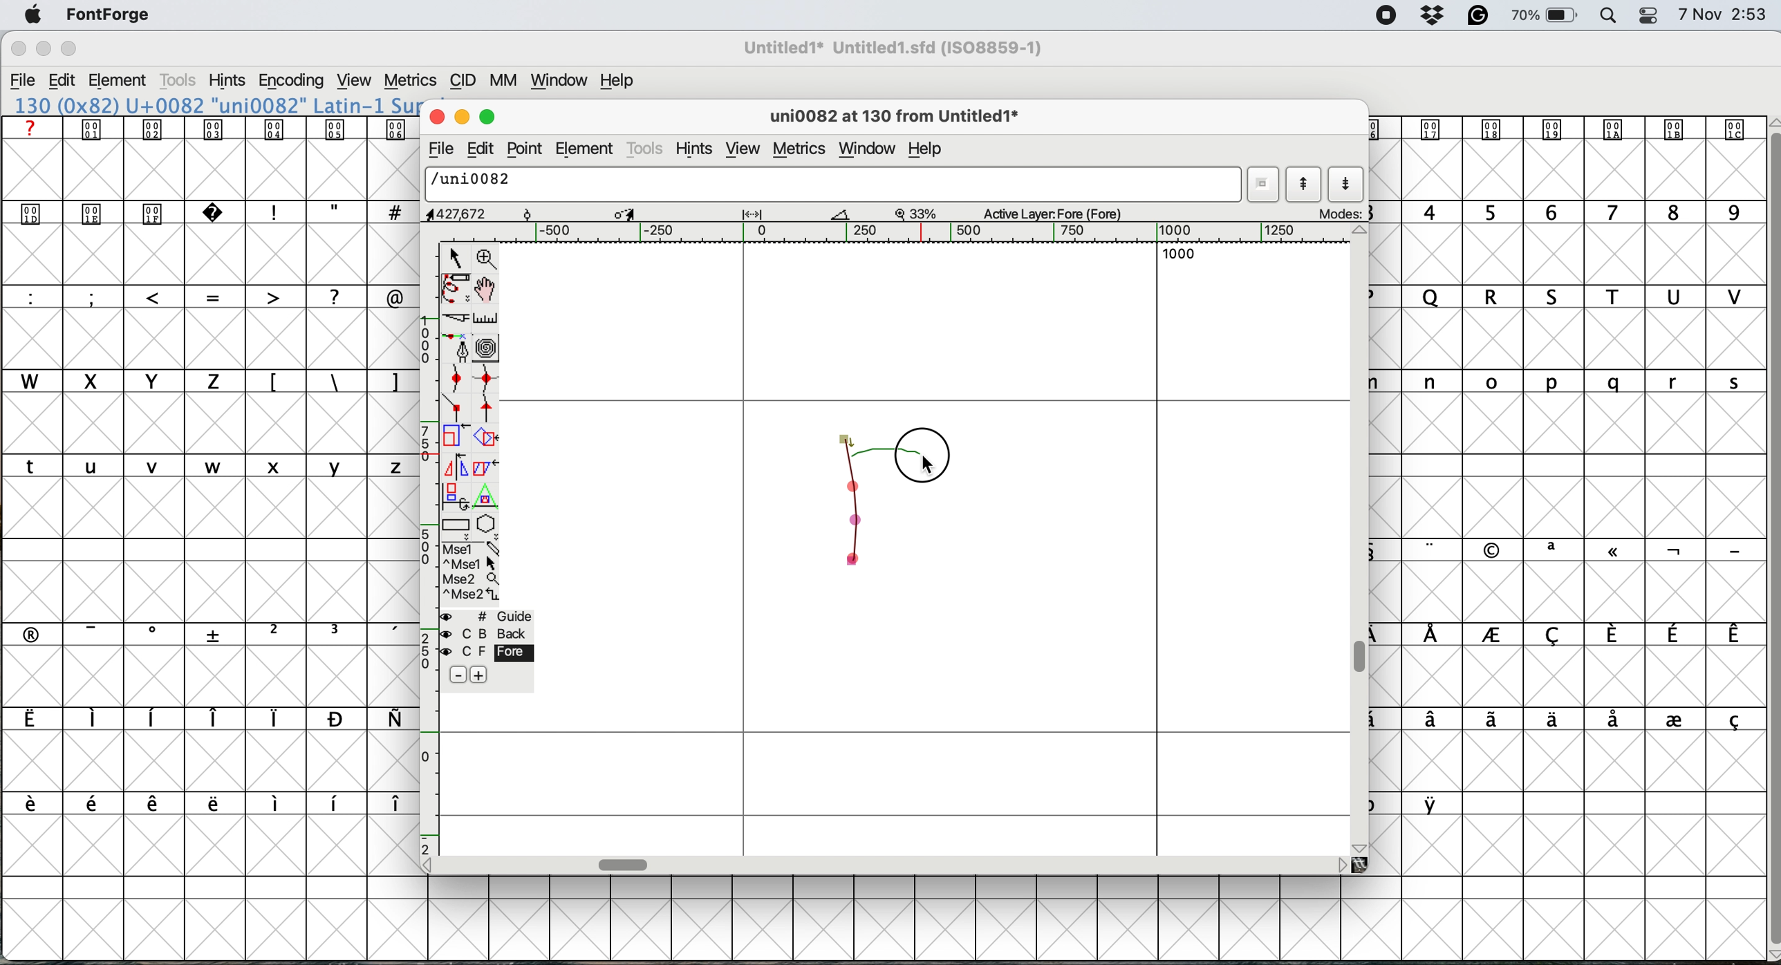  Describe the element at coordinates (68, 81) in the screenshot. I see `edit` at that location.